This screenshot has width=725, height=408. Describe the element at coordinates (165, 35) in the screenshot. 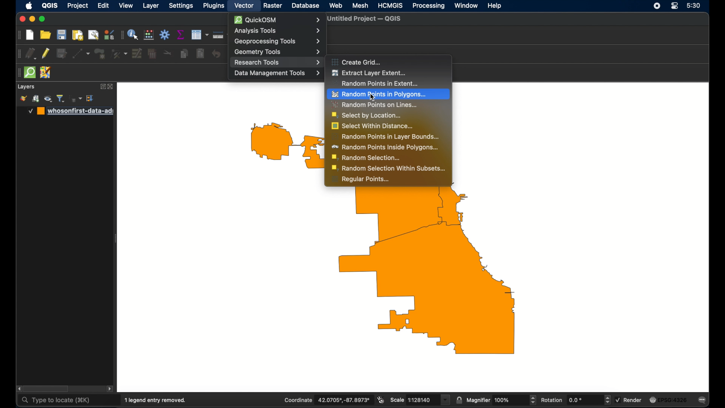

I see `toolbox` at that location.